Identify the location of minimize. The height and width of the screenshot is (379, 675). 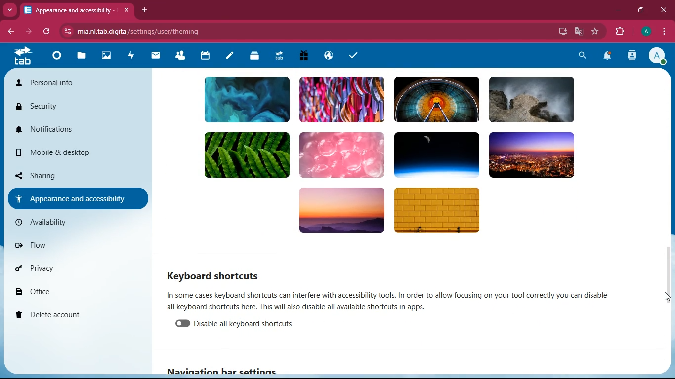
(616, 11).